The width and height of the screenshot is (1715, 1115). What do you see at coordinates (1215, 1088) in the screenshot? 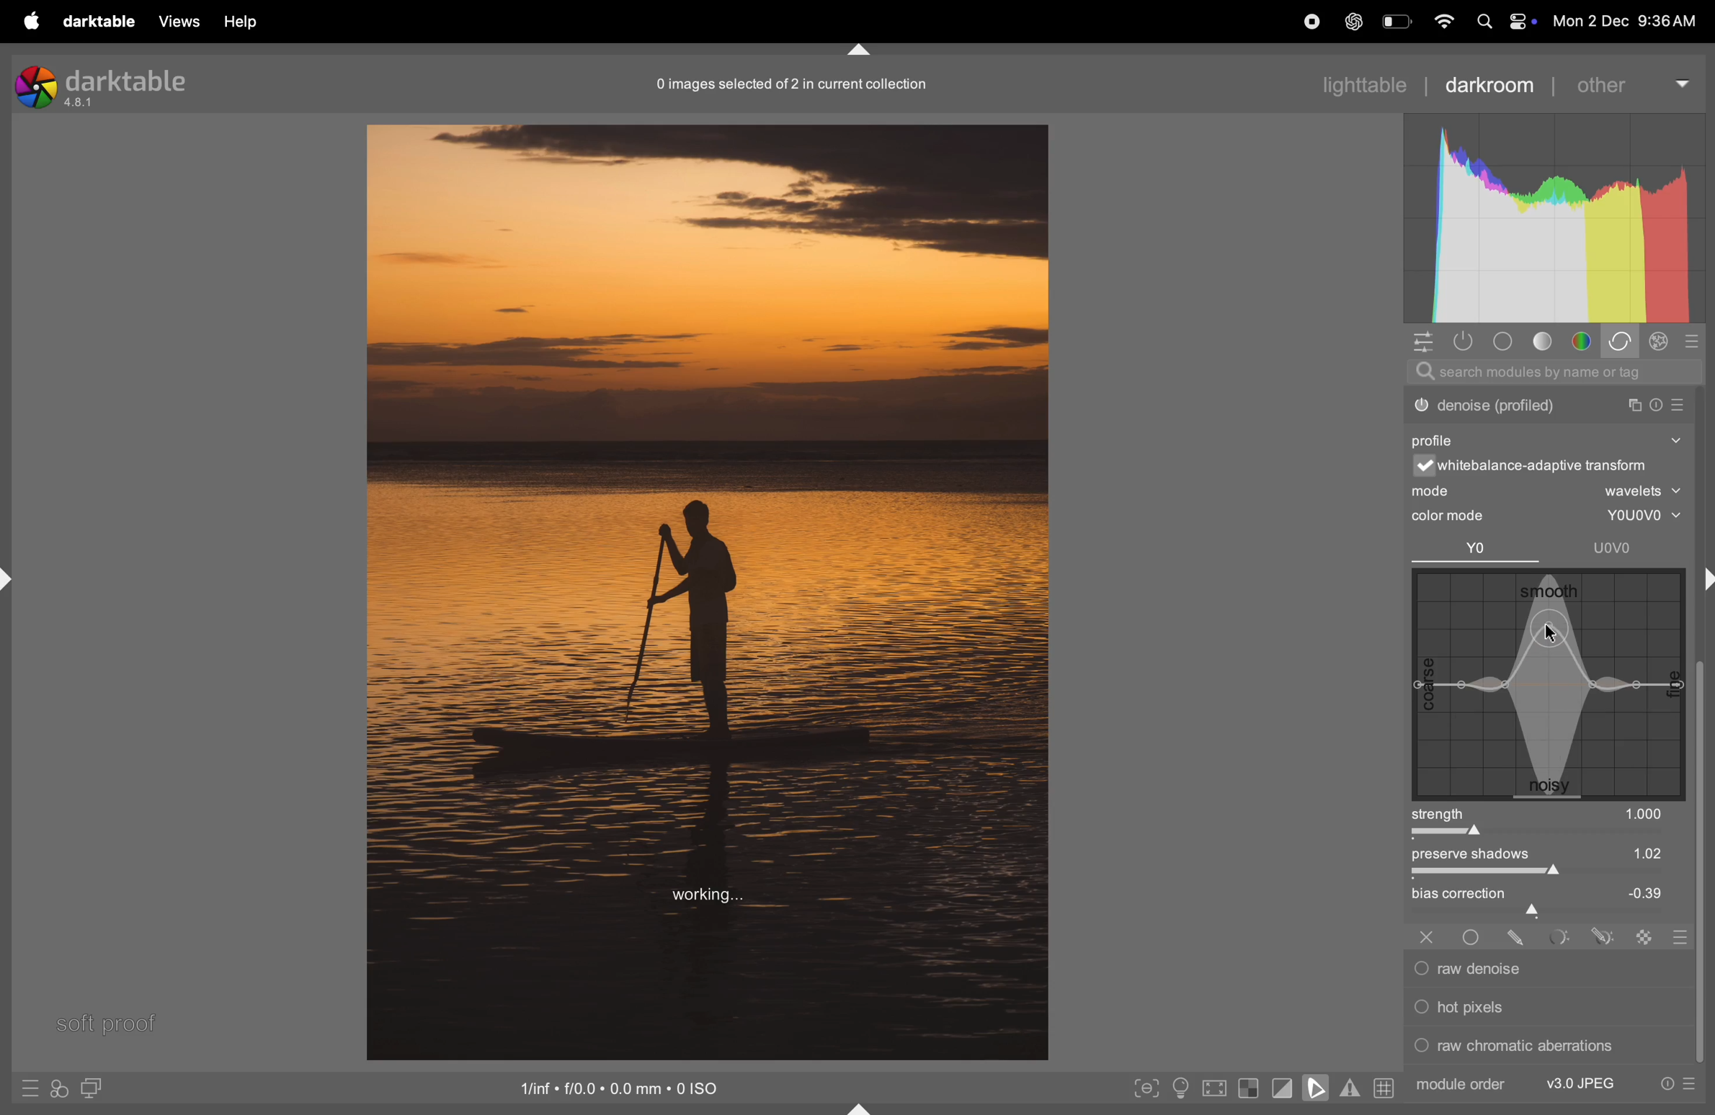
I see `toggle high quality processing` at bounding box center [1215, 1088].